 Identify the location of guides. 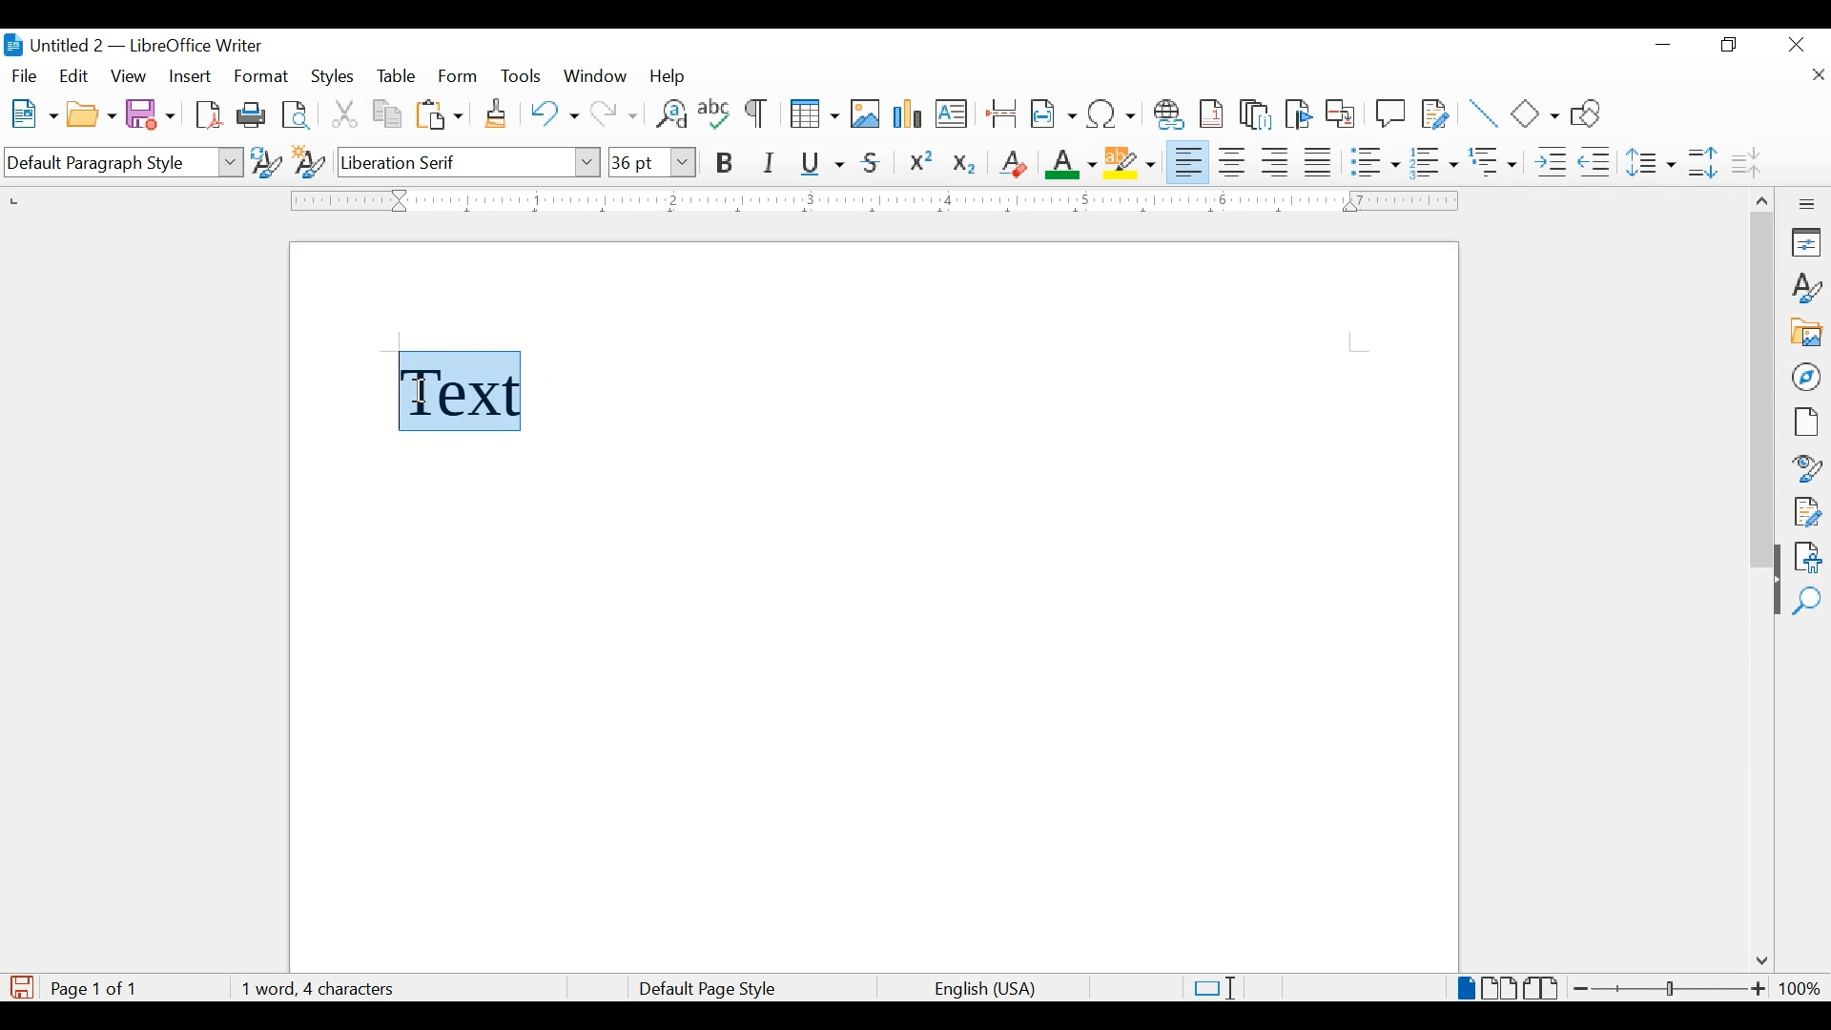
(1359, 342).